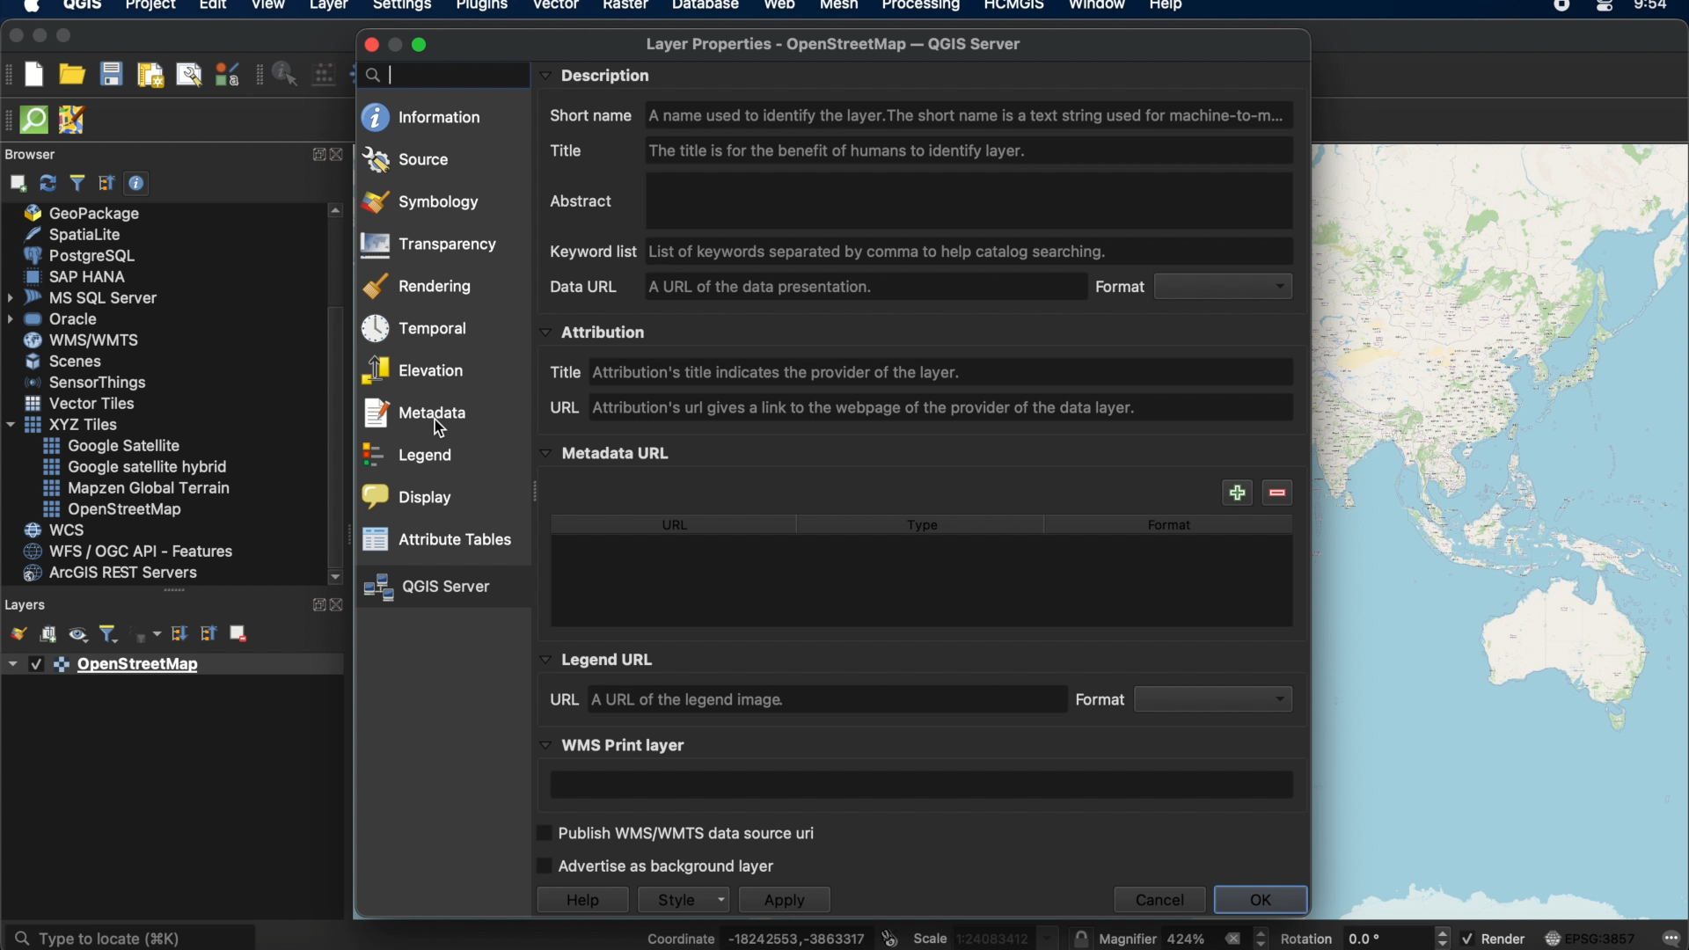 This screenshot has height=950, width=1689. I want to click on mesh, so click(837, 7).